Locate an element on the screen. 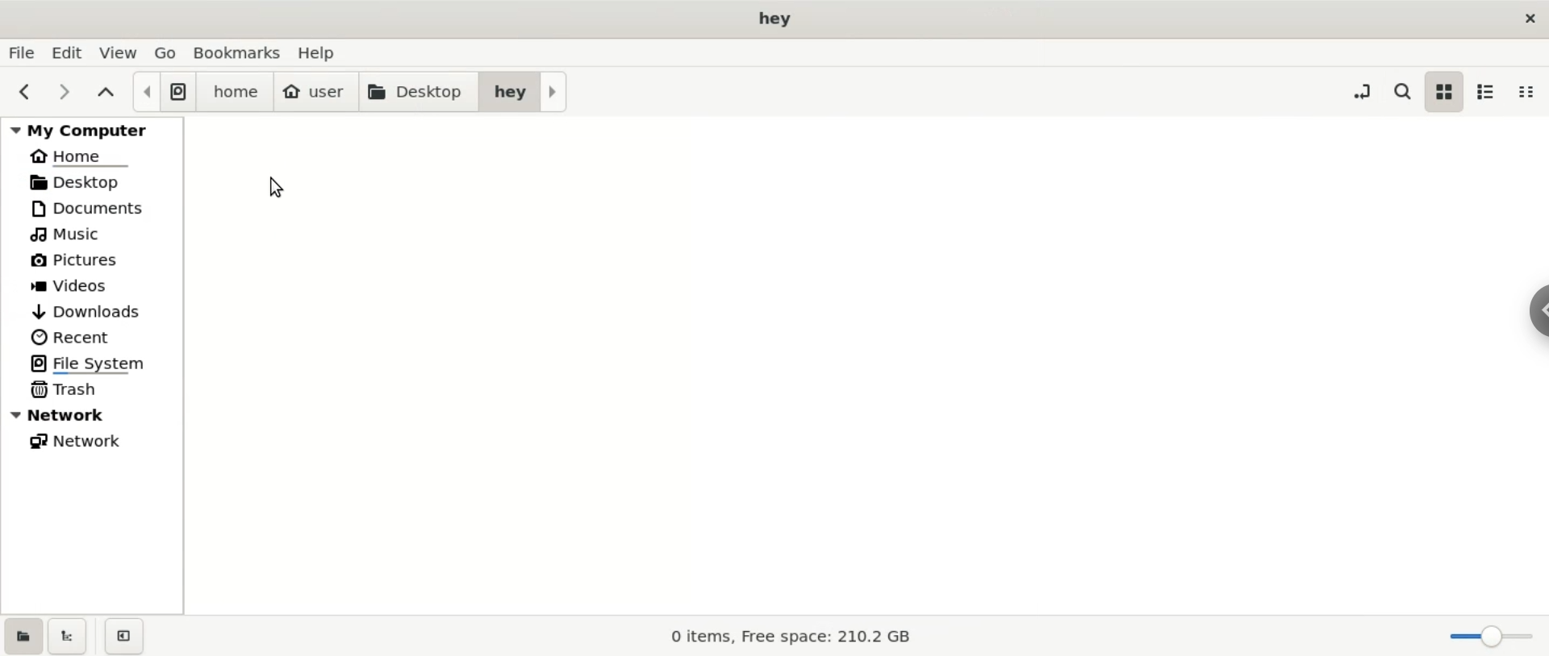 This screenshot has width=1549, height=656. list view is located at coordinates (1491, 92).